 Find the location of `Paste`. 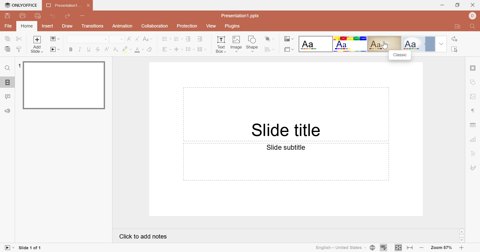

Paste is located at coordinates (7, 48).